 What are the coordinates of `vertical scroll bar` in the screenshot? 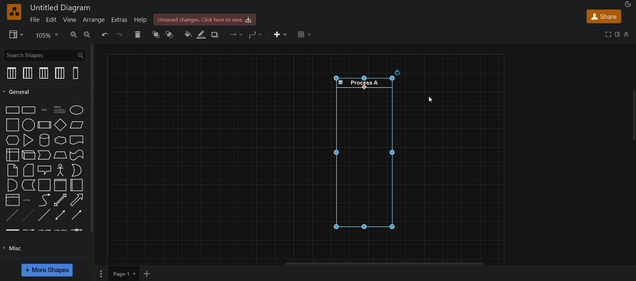 It's located at (94, 139).